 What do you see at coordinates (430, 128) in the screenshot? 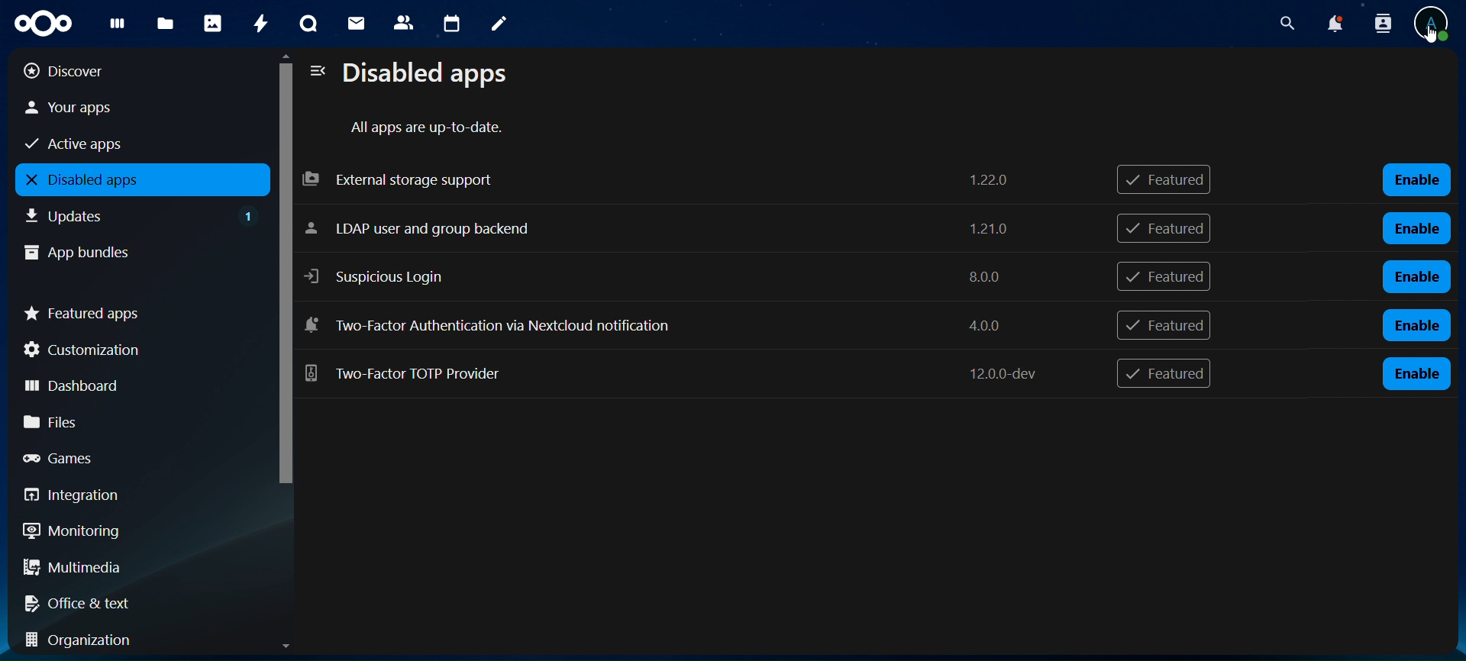
I see `all apps are up to date` at bounding box center [430, 128].